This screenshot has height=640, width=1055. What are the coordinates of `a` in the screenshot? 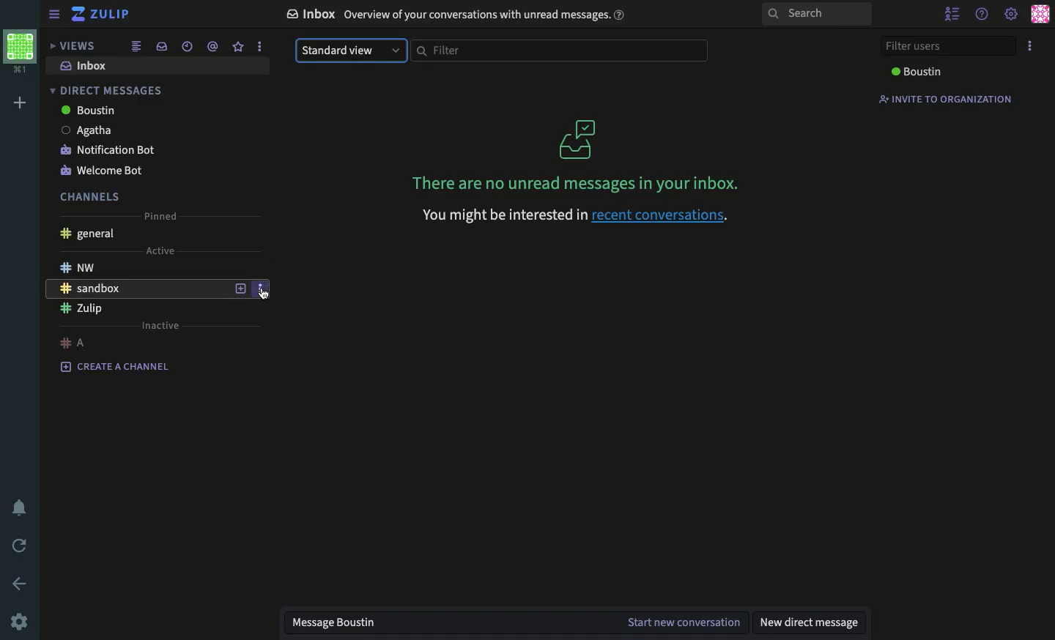 It's located at (73, 343).